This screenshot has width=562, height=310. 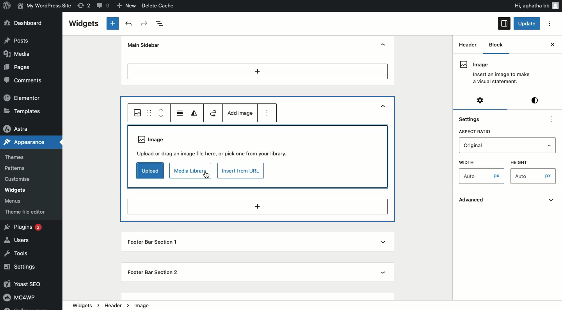 I want to click on Settings, so click(x=474, y=118).